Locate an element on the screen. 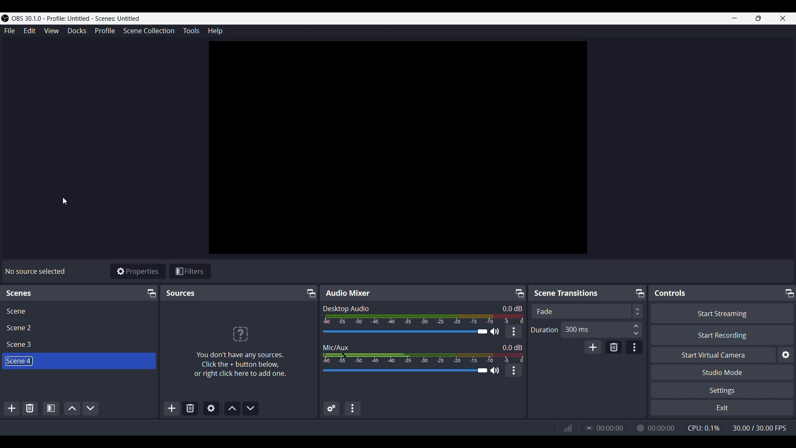  Mic/Aux is located at coordinates (336, 347).